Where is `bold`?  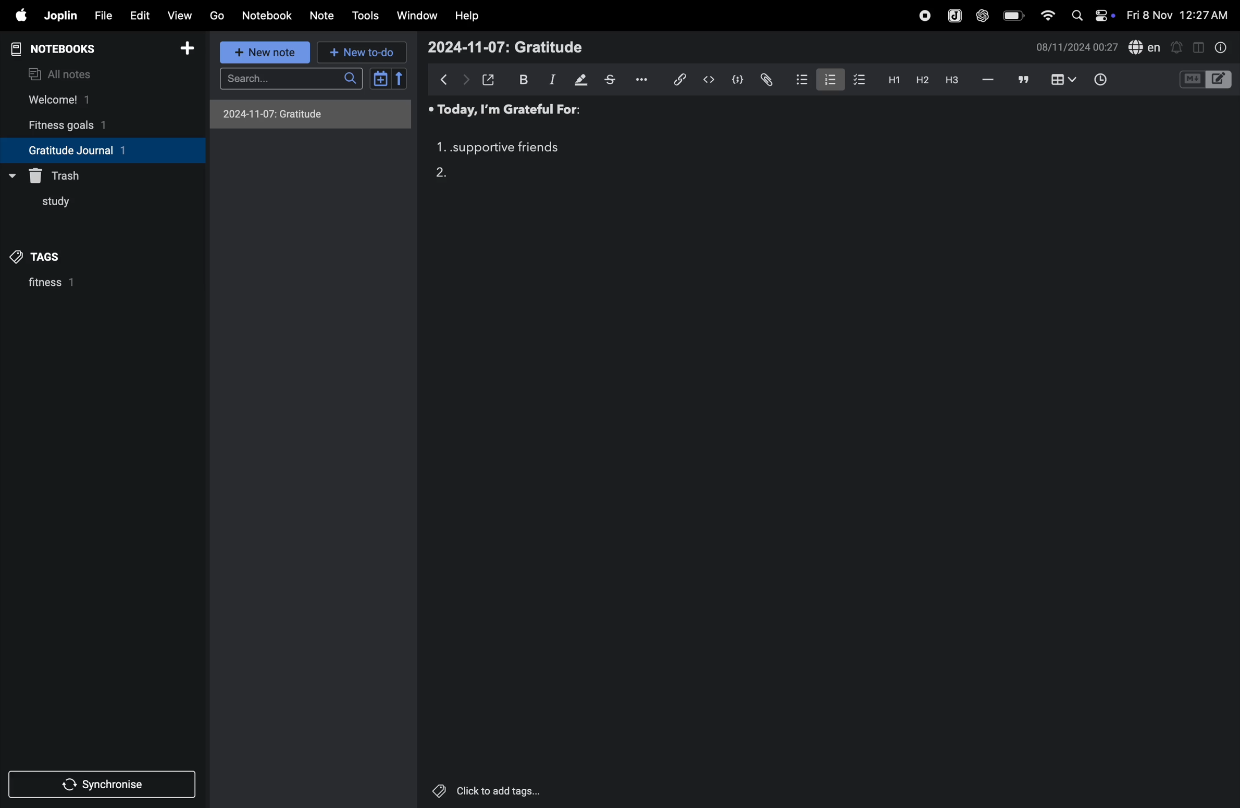 bold is located at coordinates (522, 79).